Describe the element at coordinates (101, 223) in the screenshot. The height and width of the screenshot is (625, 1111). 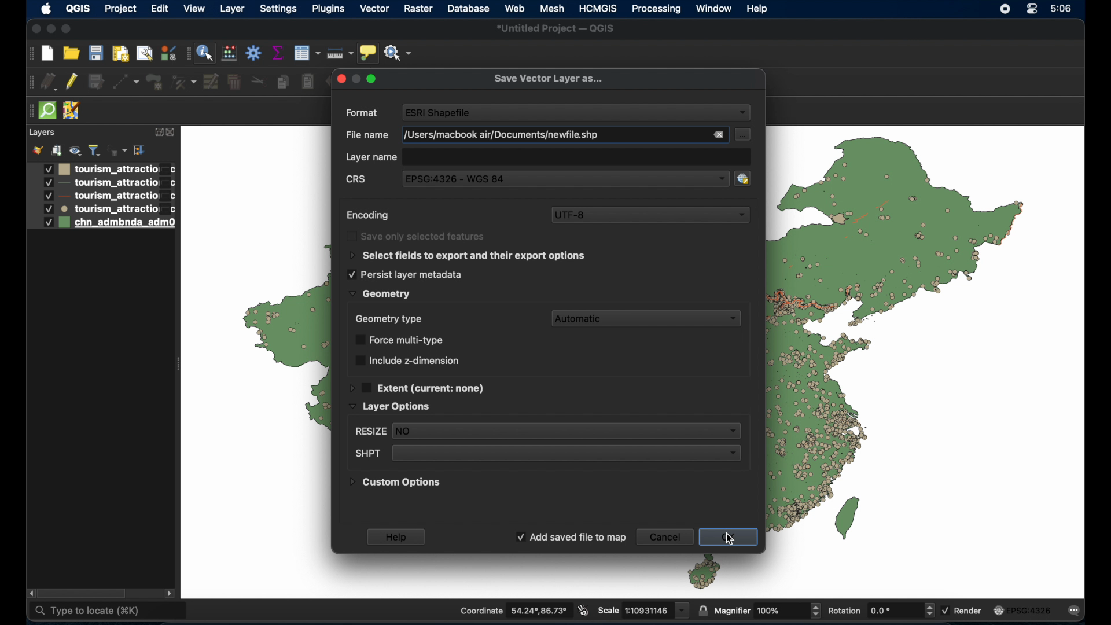
I see `layer 5` at that location.